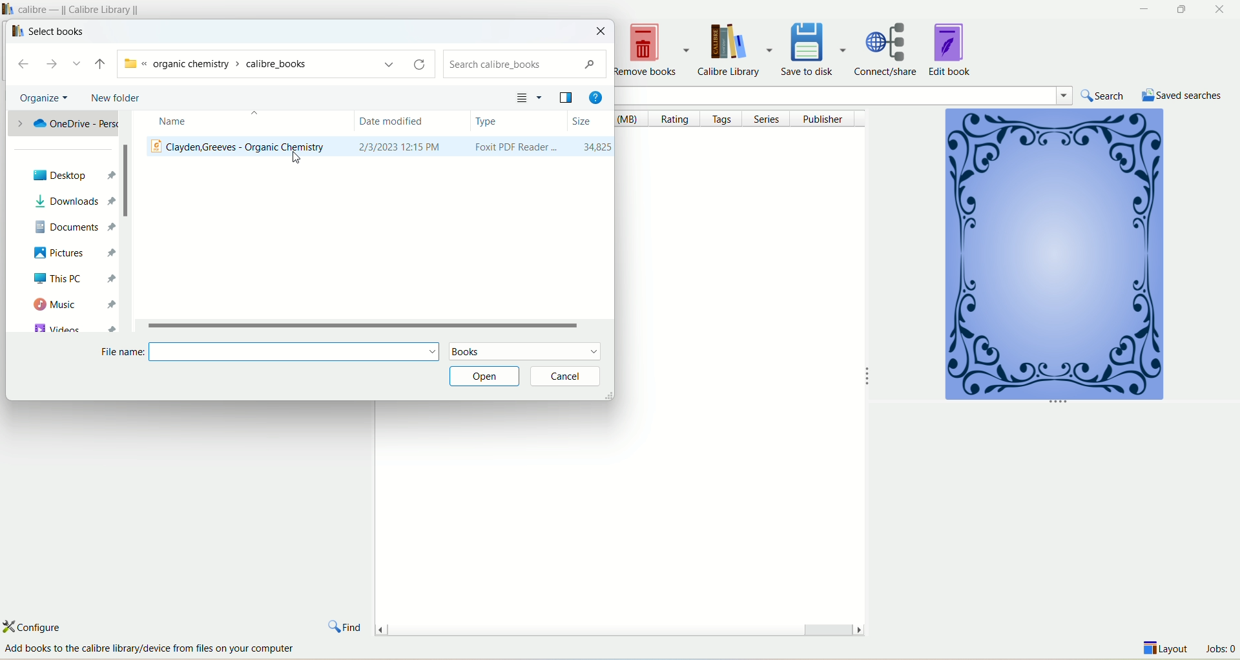 The height and width of the screenshot is (660, 1240). I want to click on view, so click(528, 96).